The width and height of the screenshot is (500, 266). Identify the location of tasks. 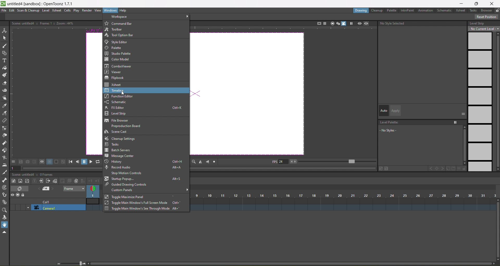
(112, 145).